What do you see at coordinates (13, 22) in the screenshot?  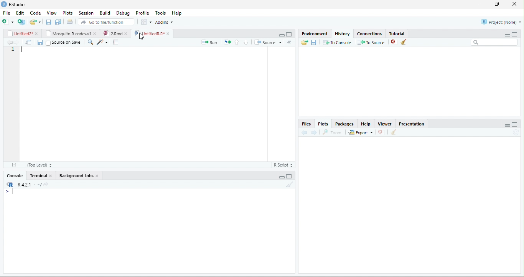 I see `add file` at bounding box center [13, 22].